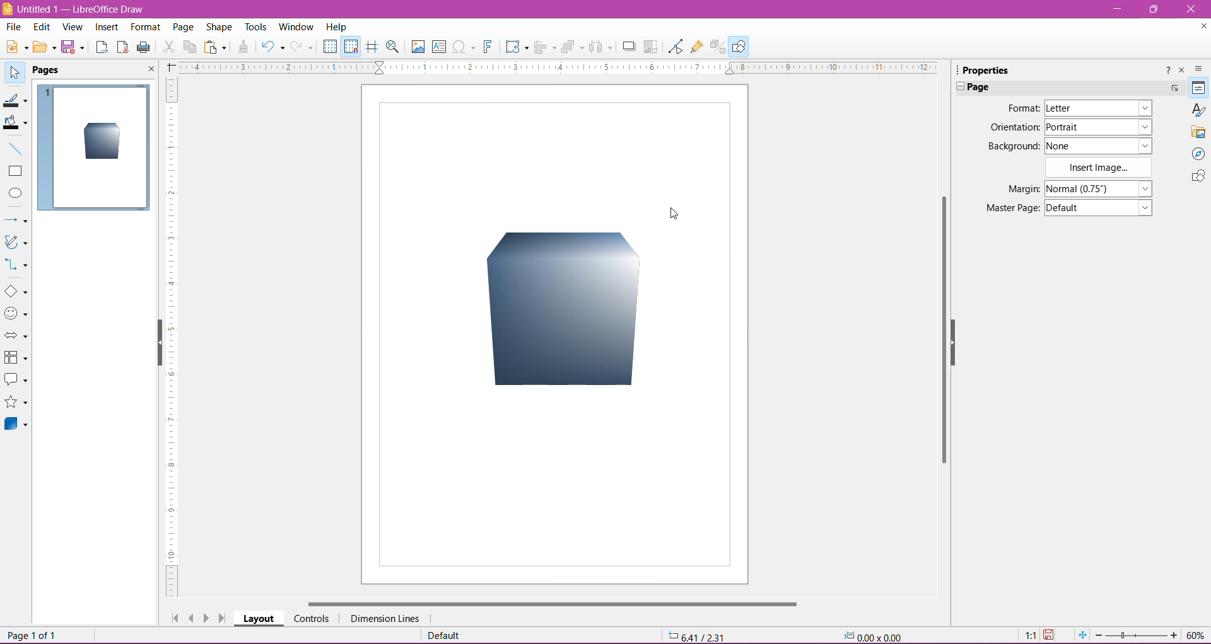 Image resolution: width=1211 pixels, height=644 pixels. I want to click on Insert Line, so click(15, 148).